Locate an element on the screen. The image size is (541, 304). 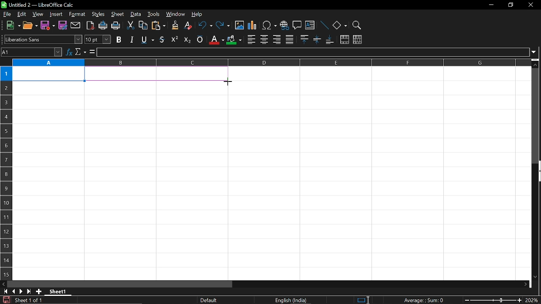
Name box is located at coordinates (32, 52).